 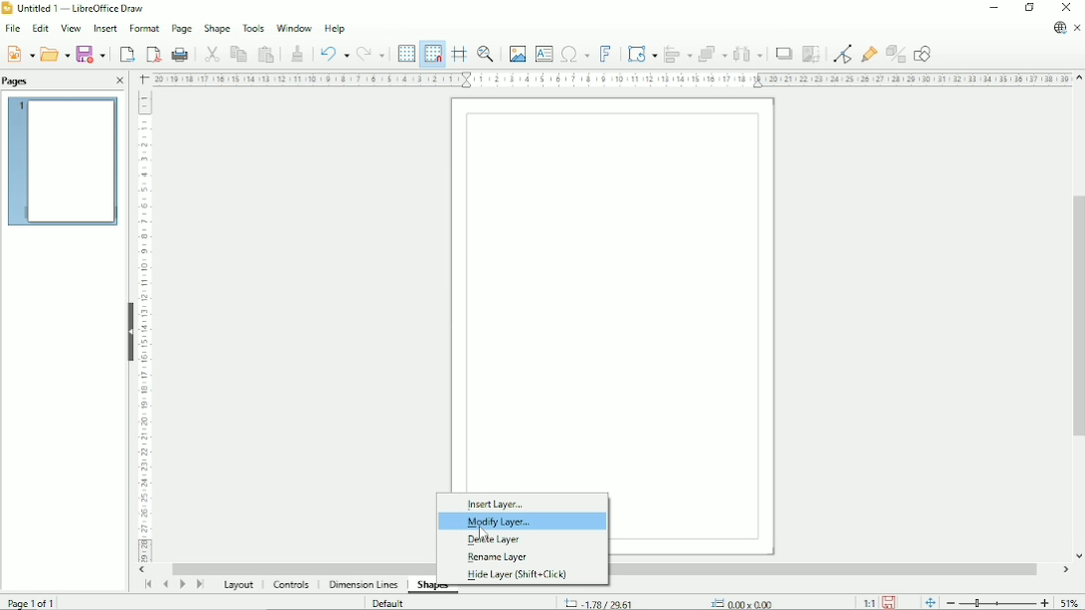 I want to click on Export directly as PDF, so click(x=153, y=54).